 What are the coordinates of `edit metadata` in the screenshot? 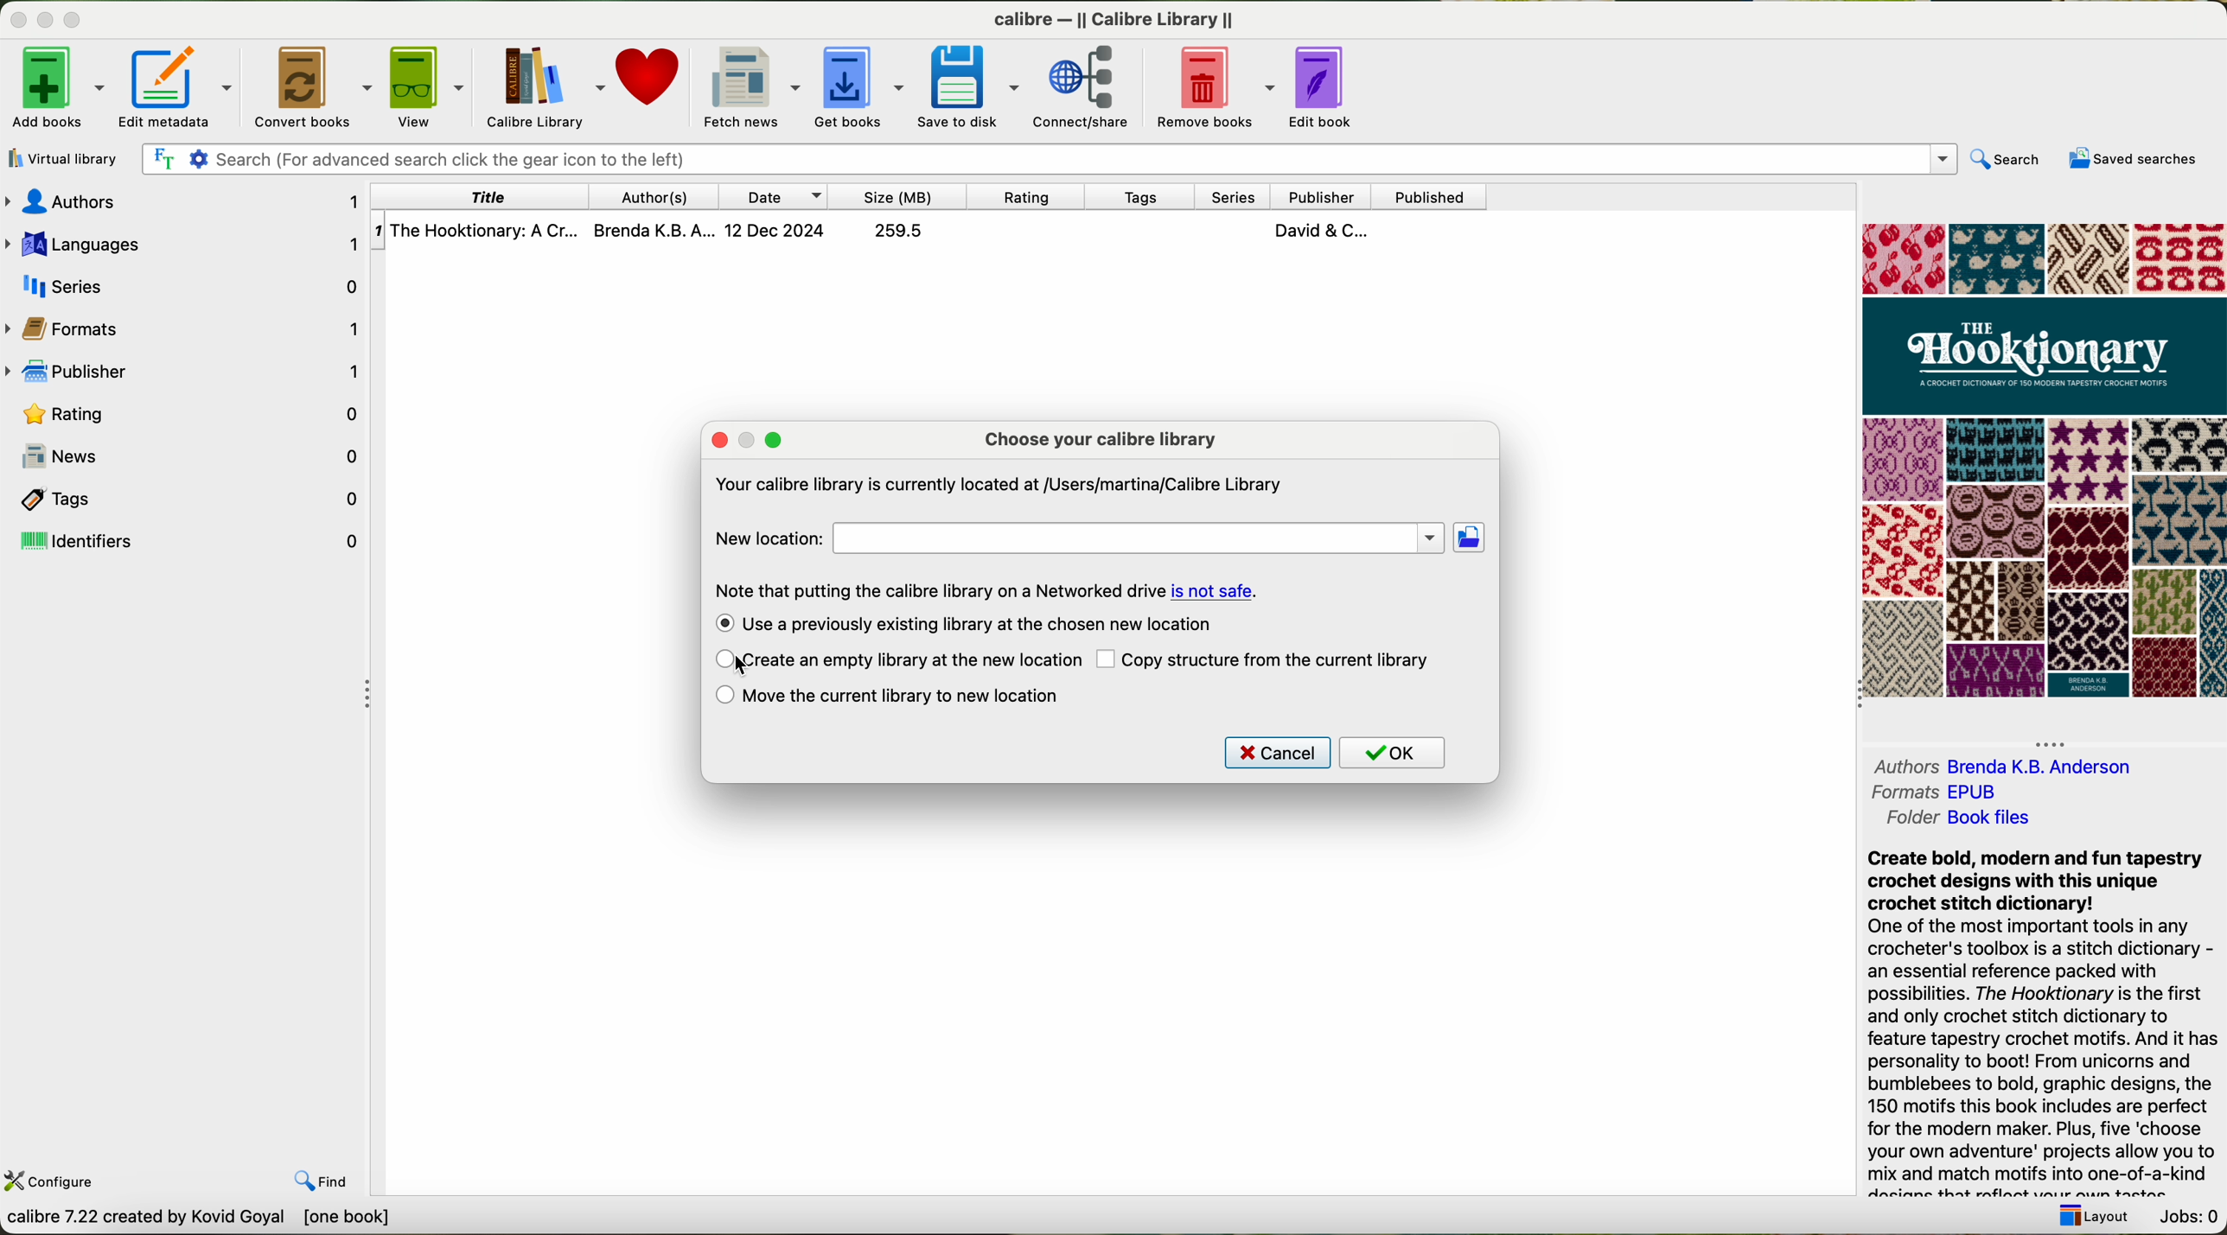 It's located at (176, 86).